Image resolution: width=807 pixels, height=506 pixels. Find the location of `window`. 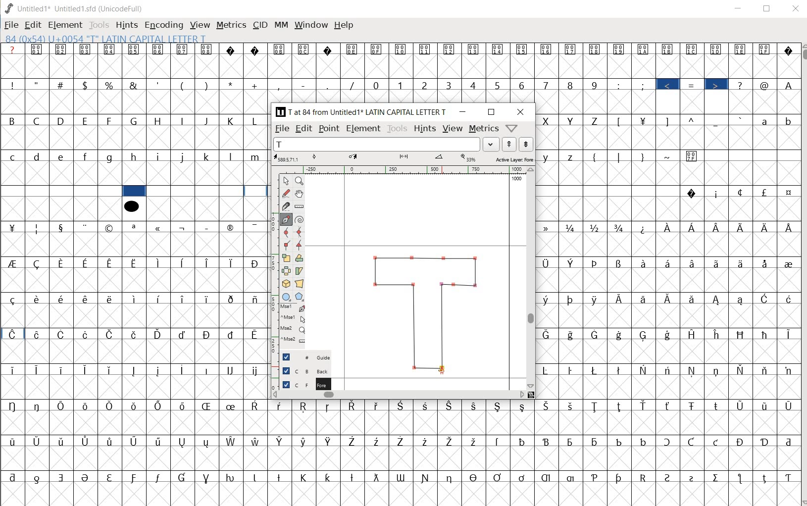

window is located at coordinates (310, 26).